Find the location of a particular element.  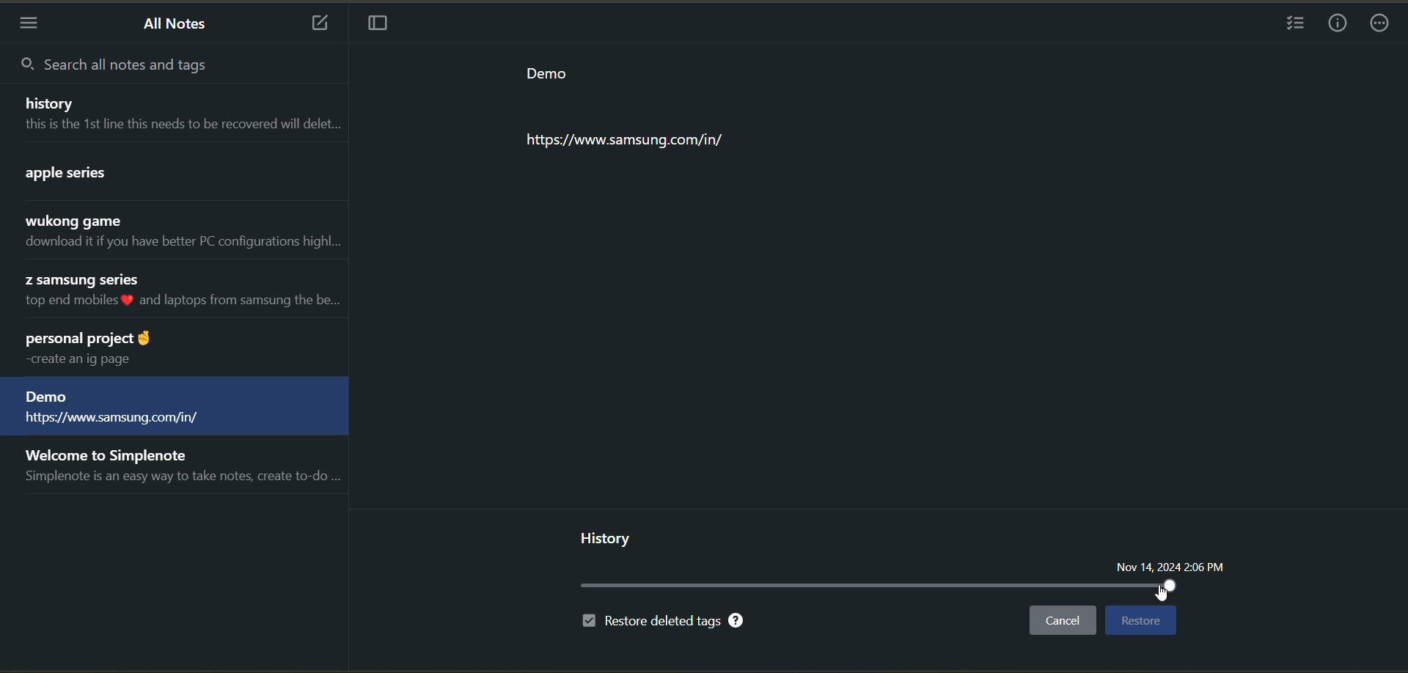

info is located at coordinates (1341, 23).